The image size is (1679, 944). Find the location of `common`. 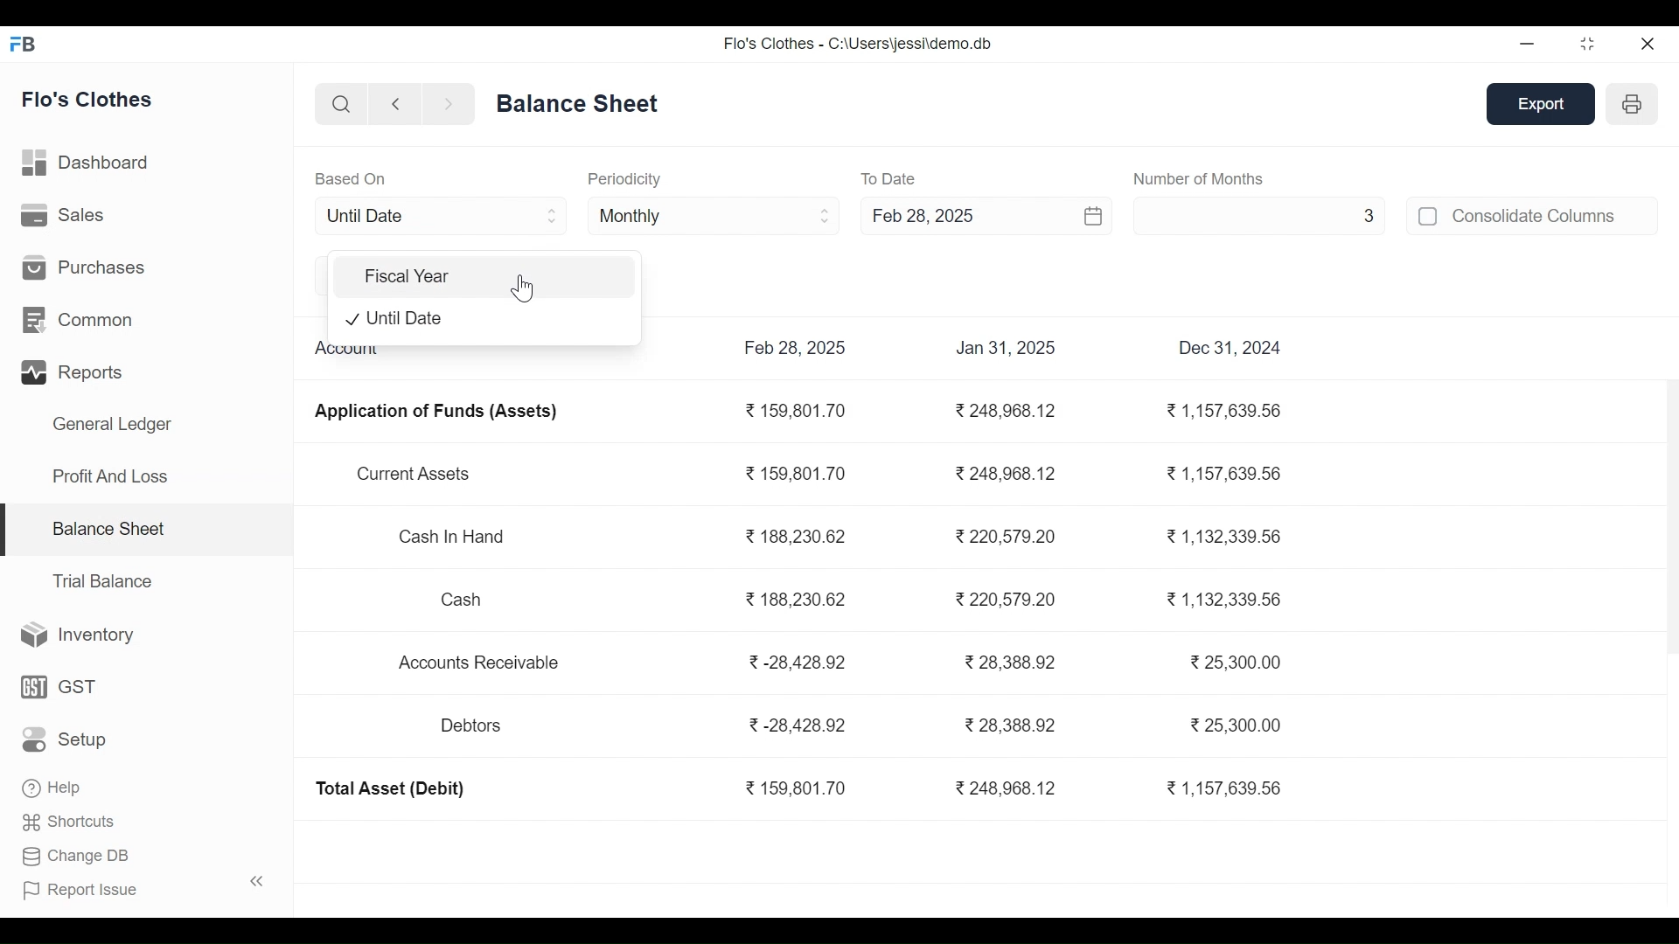

common is located at coordinates (81, 321).